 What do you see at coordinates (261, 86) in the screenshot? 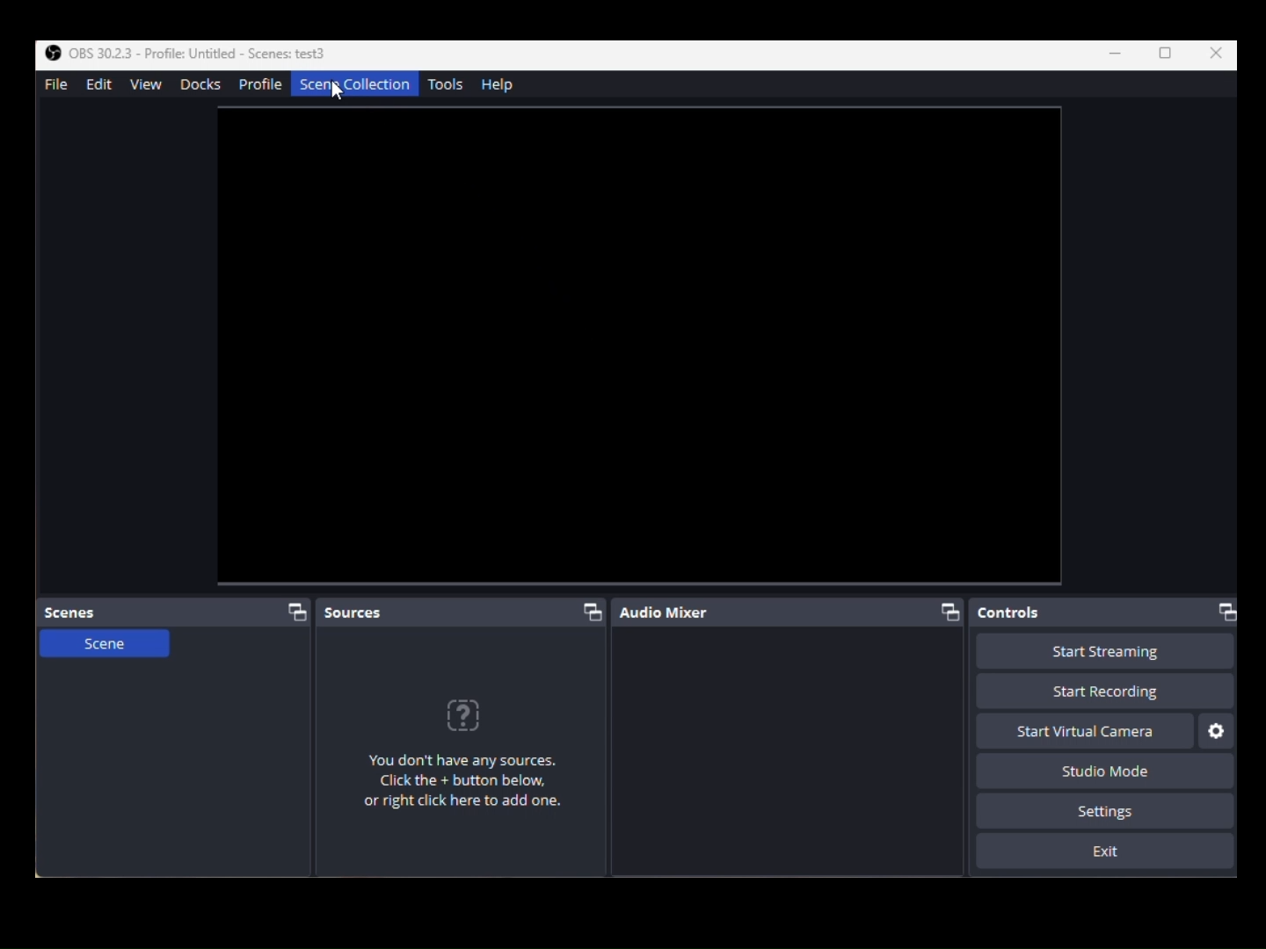
I see `Profile` at bounding box center [261, 86].